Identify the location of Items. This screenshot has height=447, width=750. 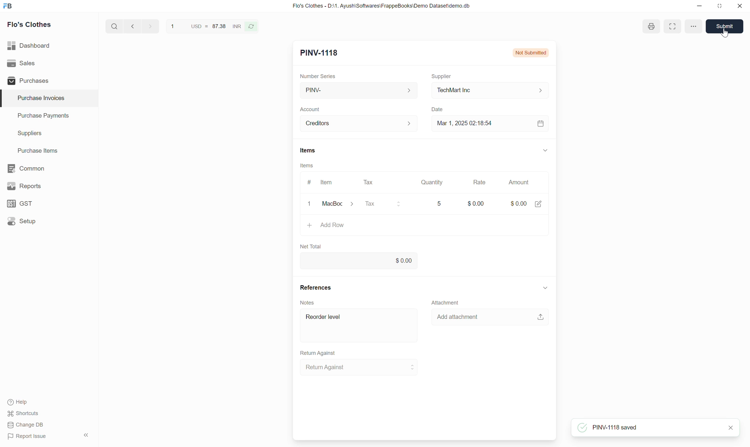
(308, 150).